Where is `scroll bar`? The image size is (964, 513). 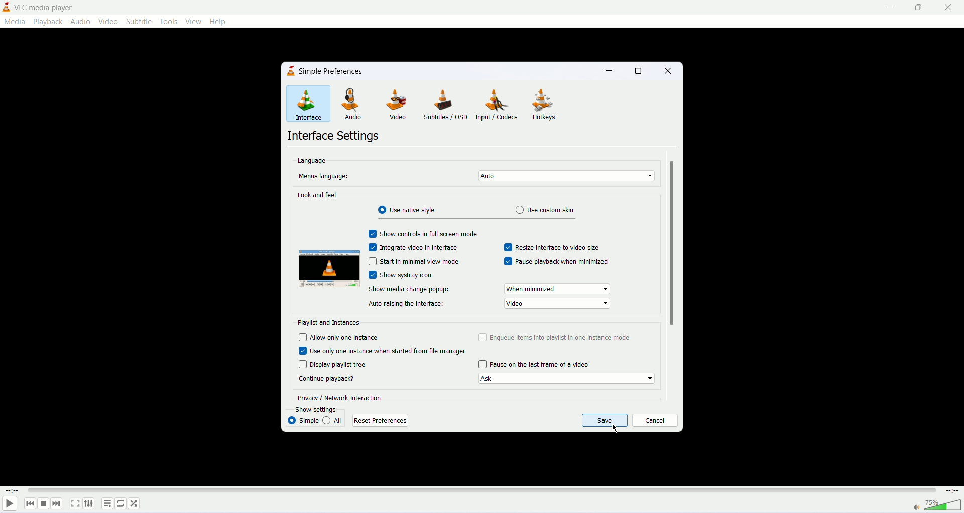
scroll bar is located at coordinates (671, 275).